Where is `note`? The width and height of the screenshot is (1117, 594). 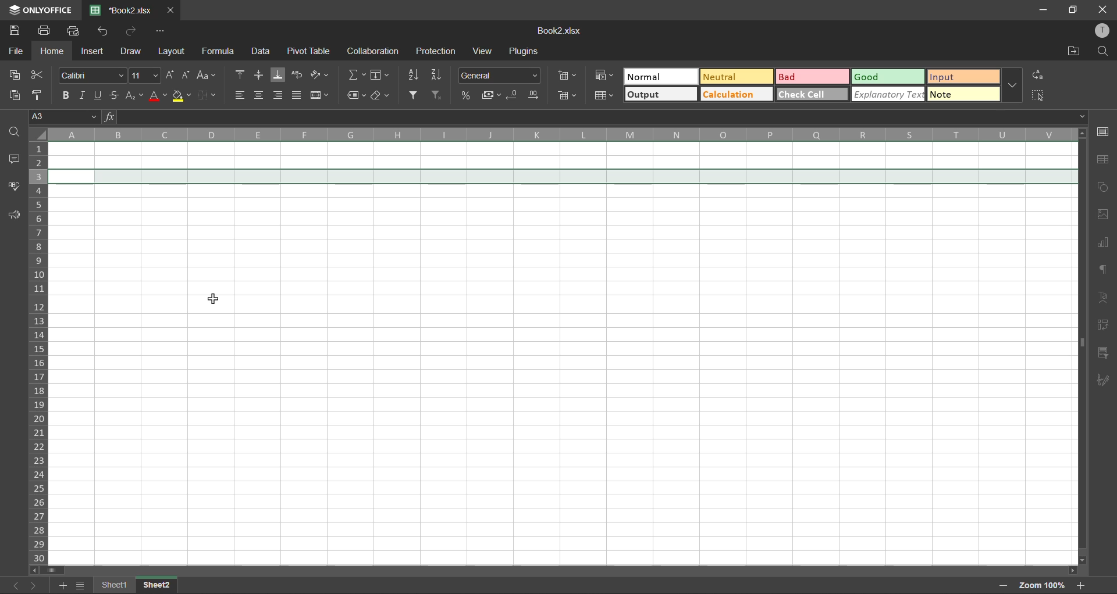 note is located at coordinates (959, 95).